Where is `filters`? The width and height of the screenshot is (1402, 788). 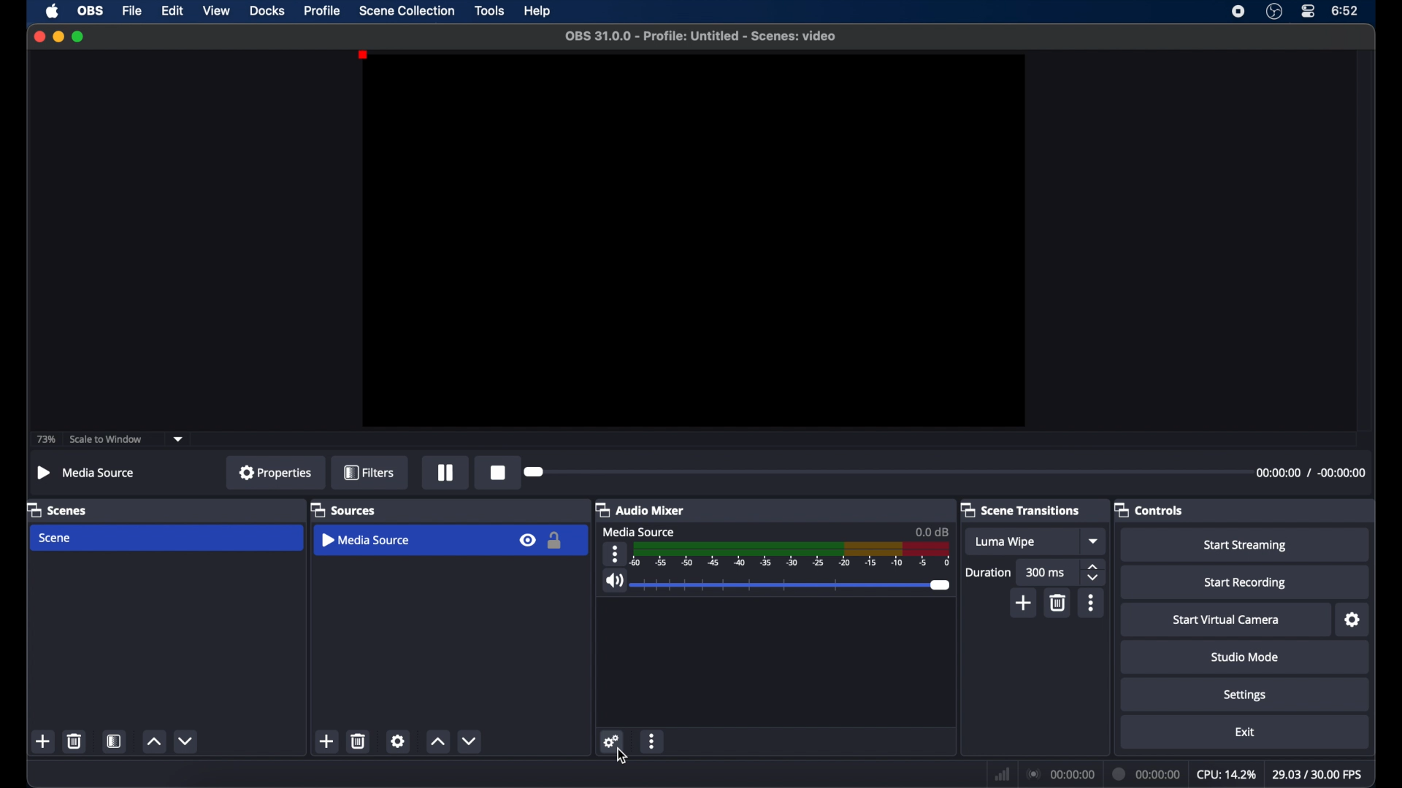
filters is located at coordinates (369, 473).